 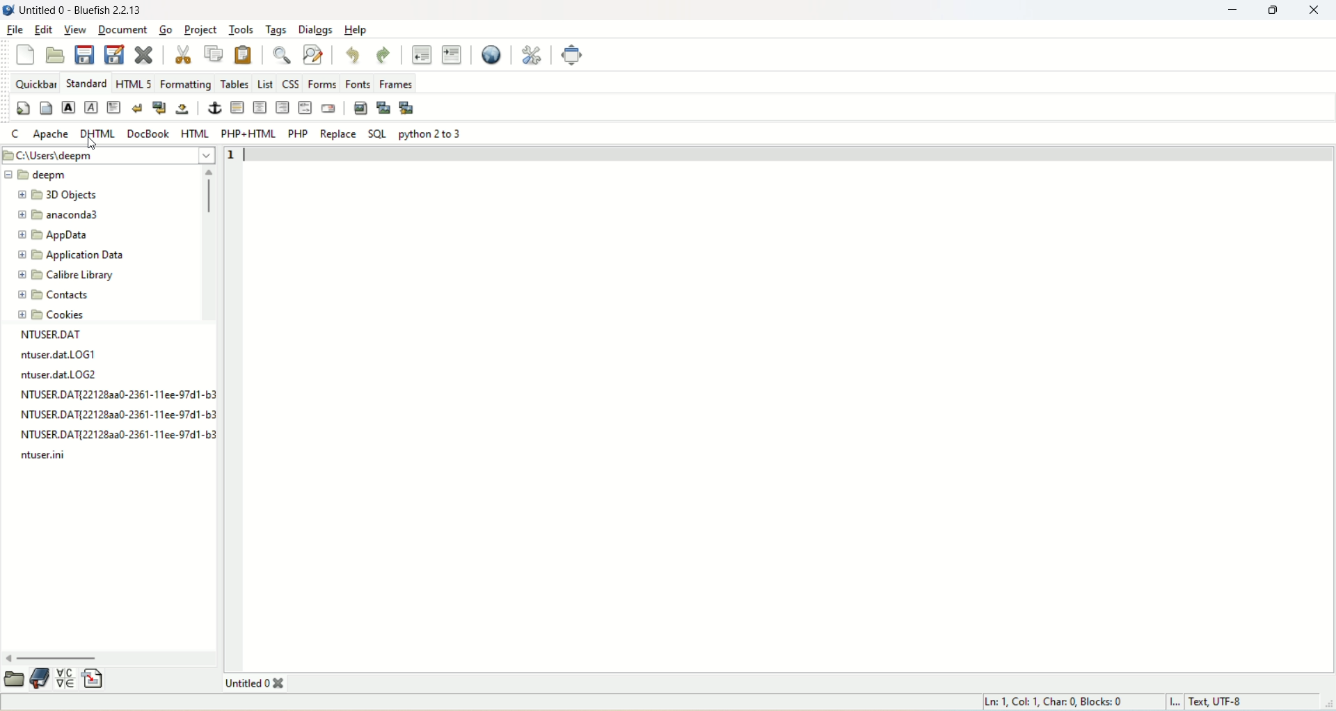 I want to click on paste, so click(x=246, y=53).